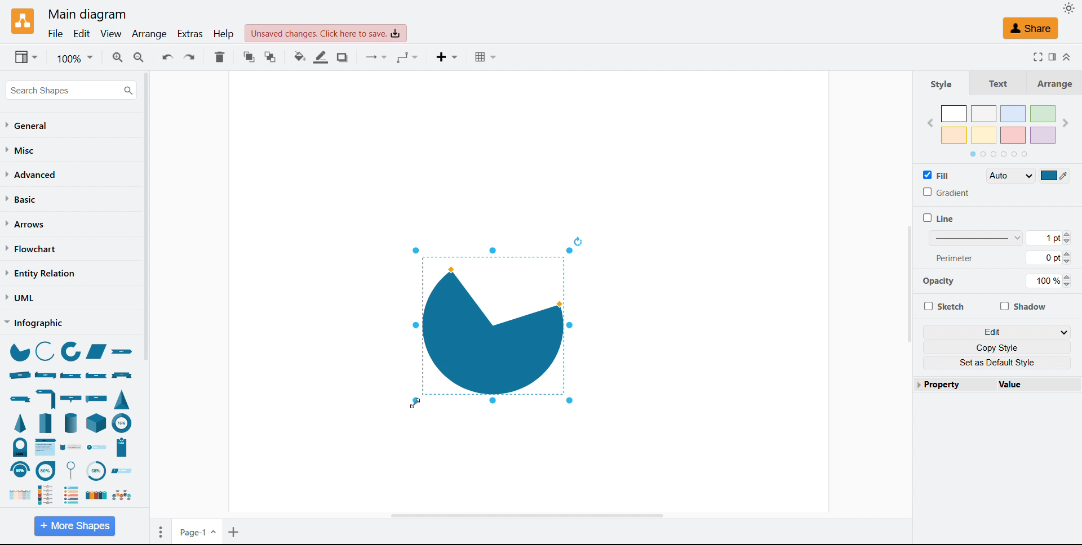 The width and height of the screenshot is (1082, 545). Describe the element at coordinates (951, 384) in the screenshot. I see `Property ` at that location.